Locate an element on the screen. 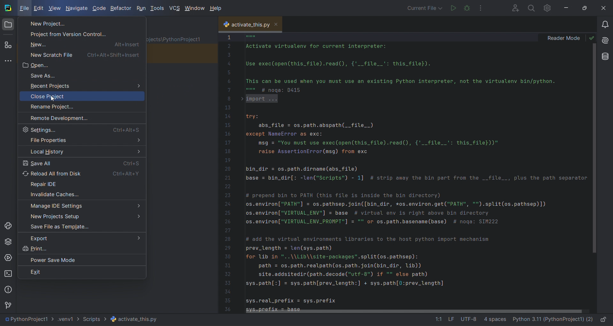 The width and height of the screenshot is (613, 326). vertical scroll bar is located at coordinates (595, 148).